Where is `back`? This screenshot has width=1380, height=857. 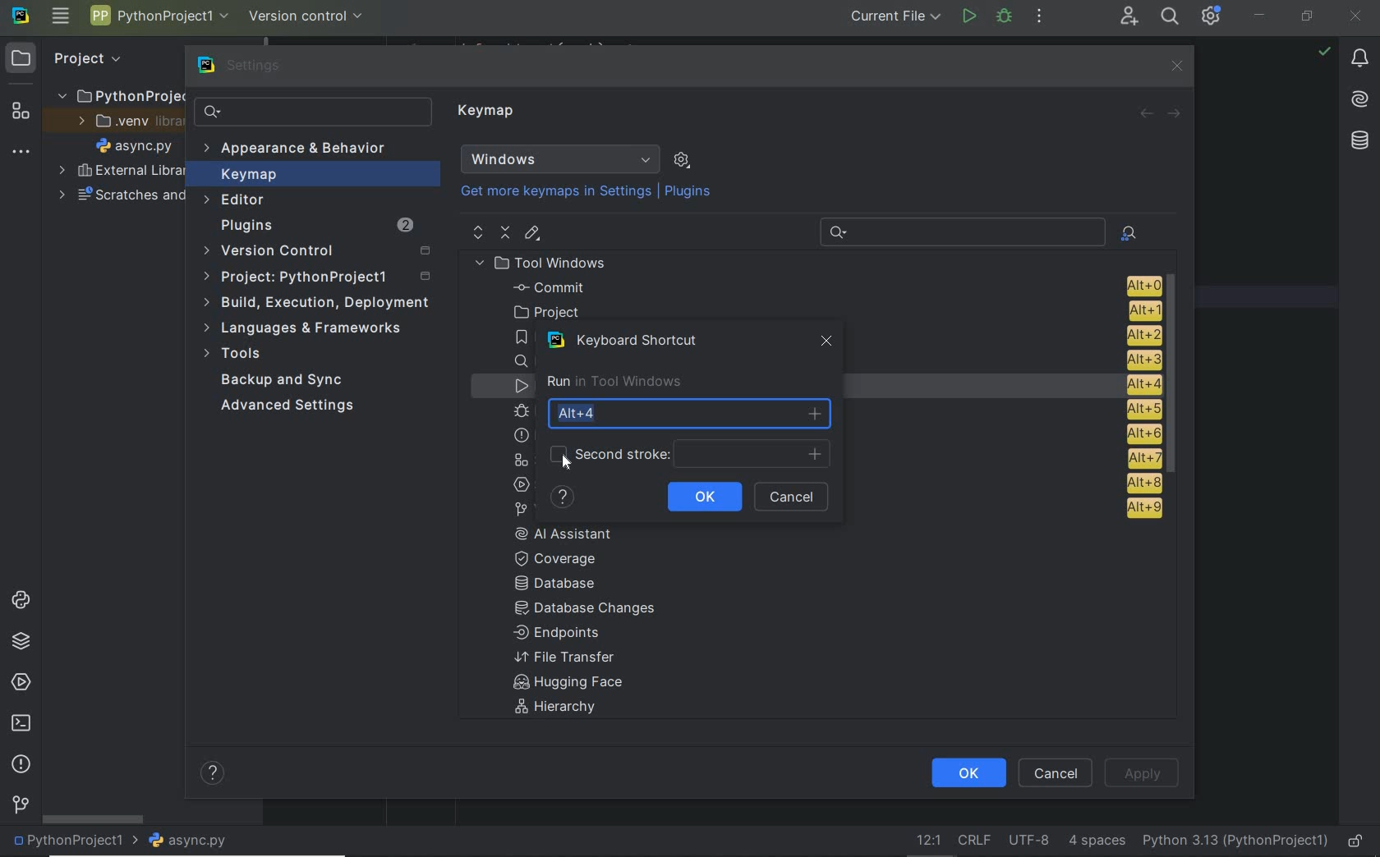
back is located at coordinates (1147, 114).